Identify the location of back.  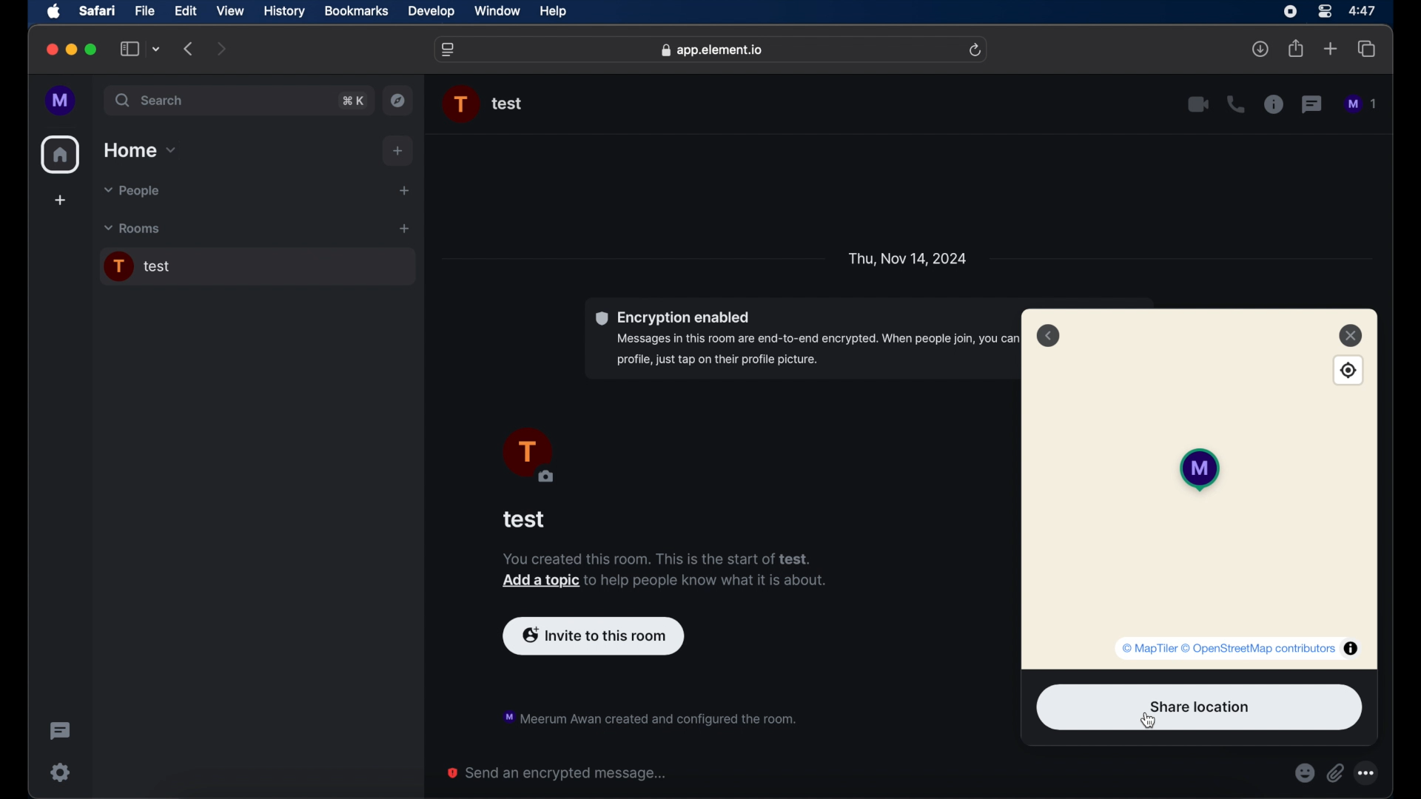
(1048, 336).